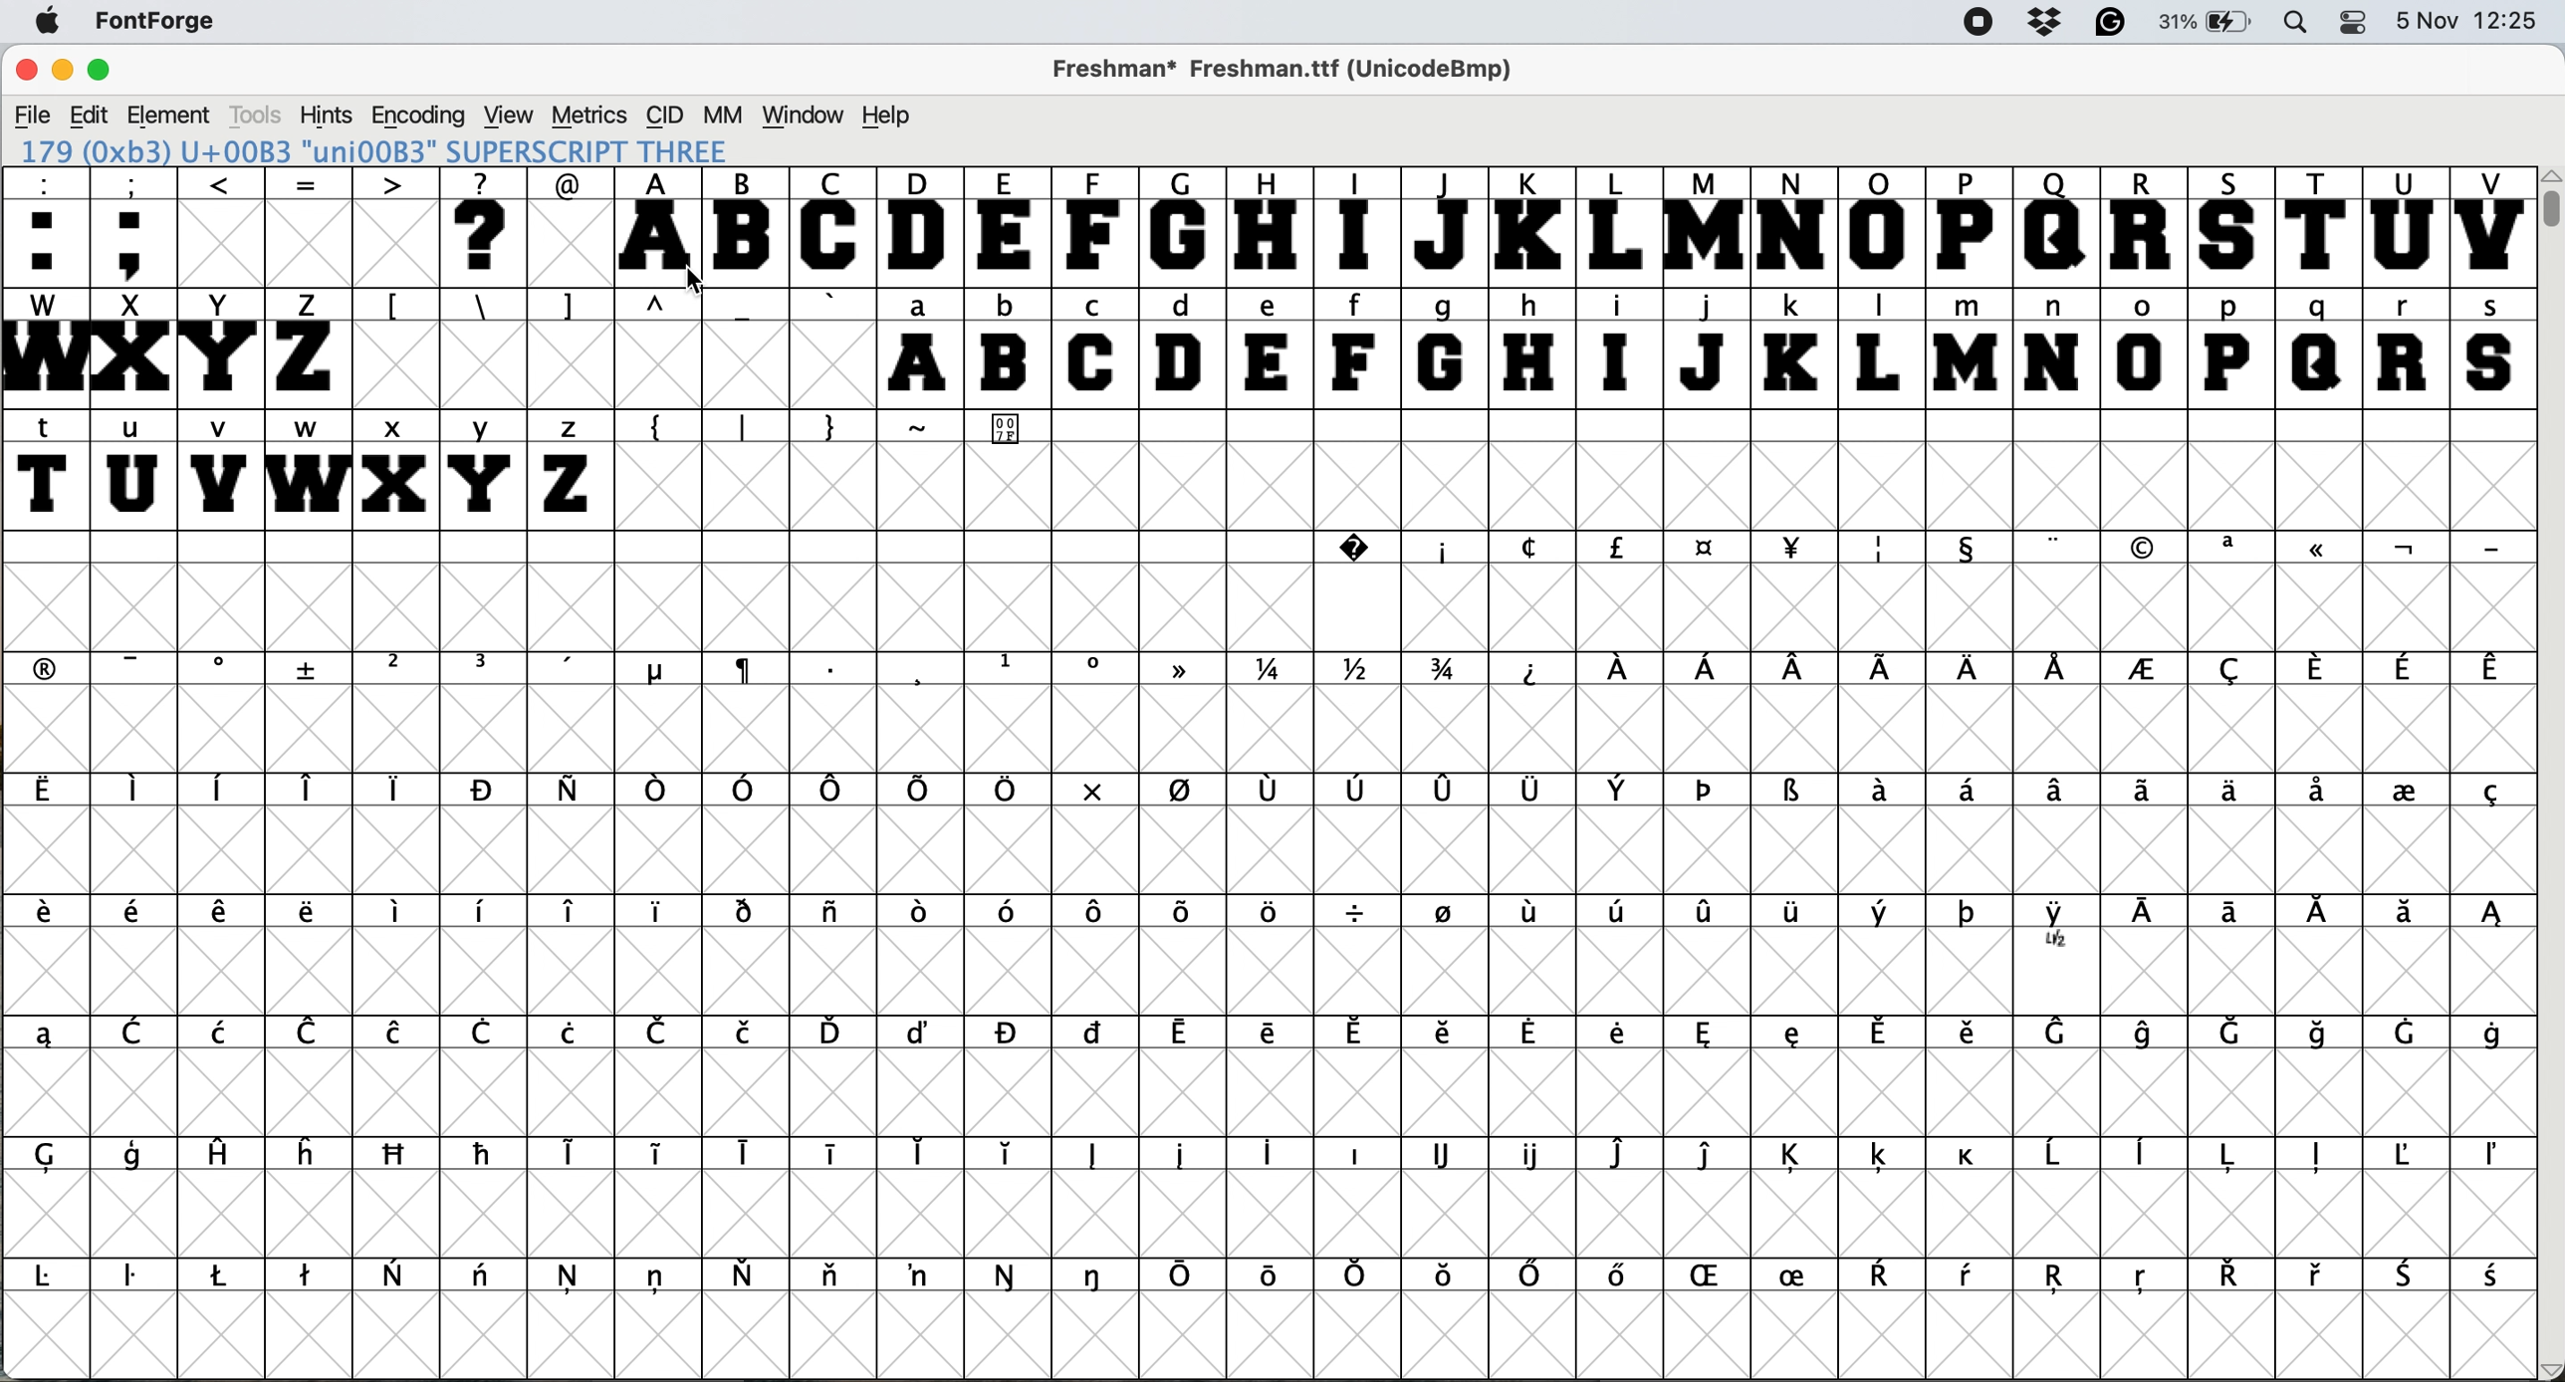  What do you see at coordinates (1274, 794) in the screenshot?
I see `symbol` at bounding box center [1274, 794].